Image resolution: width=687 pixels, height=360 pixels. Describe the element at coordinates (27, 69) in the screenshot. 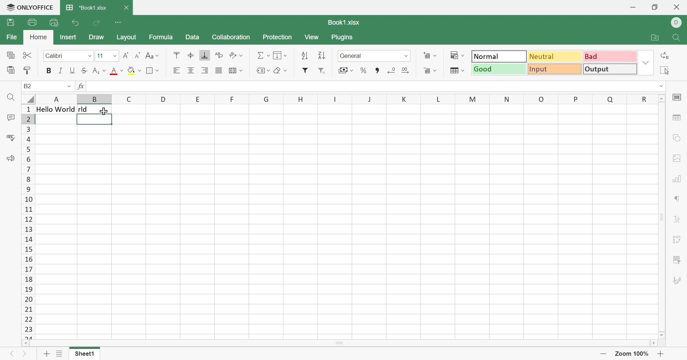

I see `Copy style` at that location.